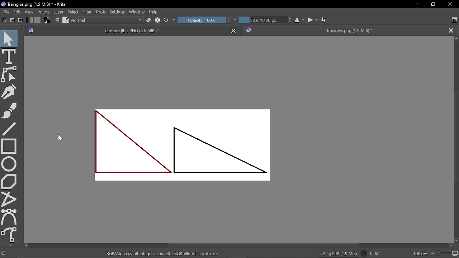 The image size is (459, 258). Describe the element at coordinates (299, 20) in the screenshot. I see `Horizontal mirror` at that location.